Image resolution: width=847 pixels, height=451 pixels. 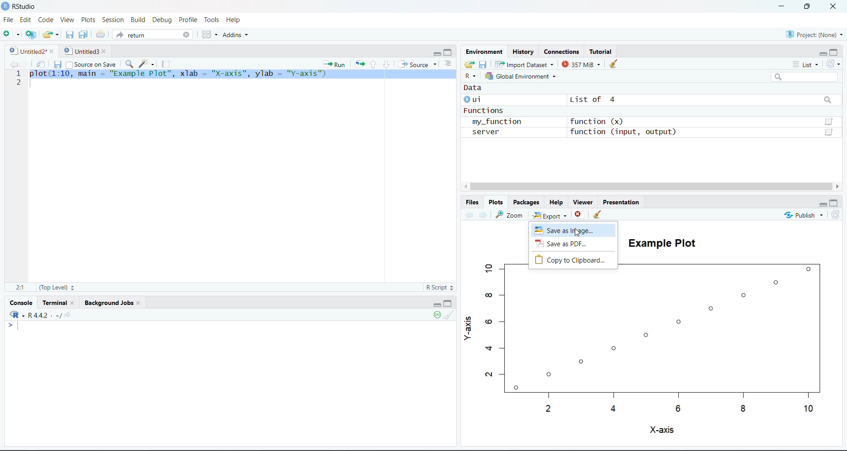 What do you see at coordinates (838, 186) in the screenshot?
I see `Right` at bounding box center [838, 186].